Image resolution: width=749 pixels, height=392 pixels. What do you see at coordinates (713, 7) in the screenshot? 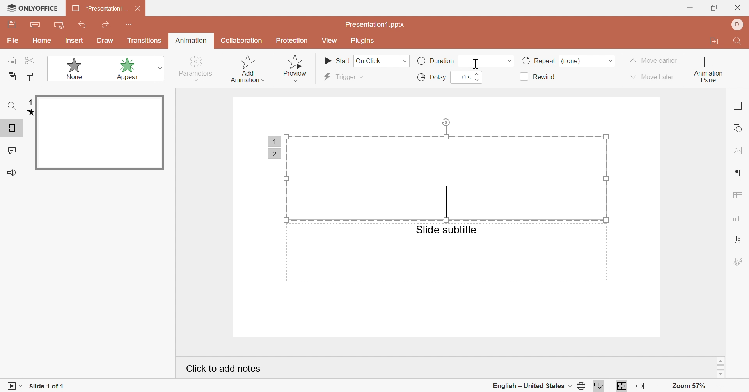
I see `restore down` at bounding box center [713, 7].